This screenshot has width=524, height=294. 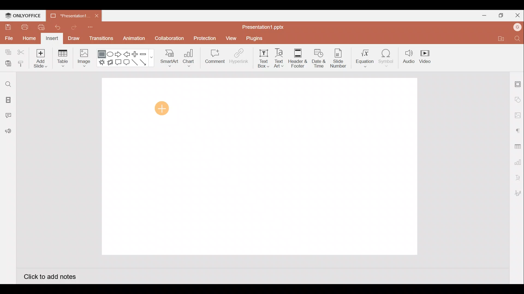 What do you see at coordinates (52, 39) in the screenshot?
I see `Insert` at bounding box center [52, 39].